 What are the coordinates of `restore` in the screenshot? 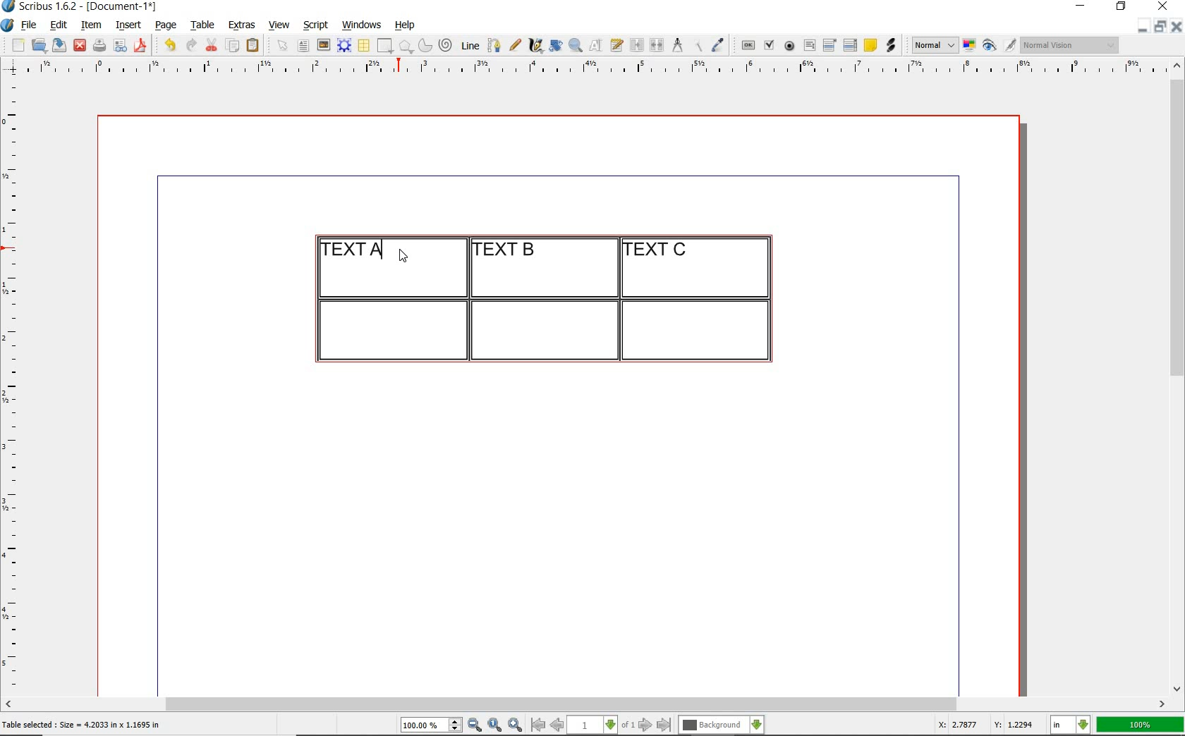 It's located at (1122, 7).